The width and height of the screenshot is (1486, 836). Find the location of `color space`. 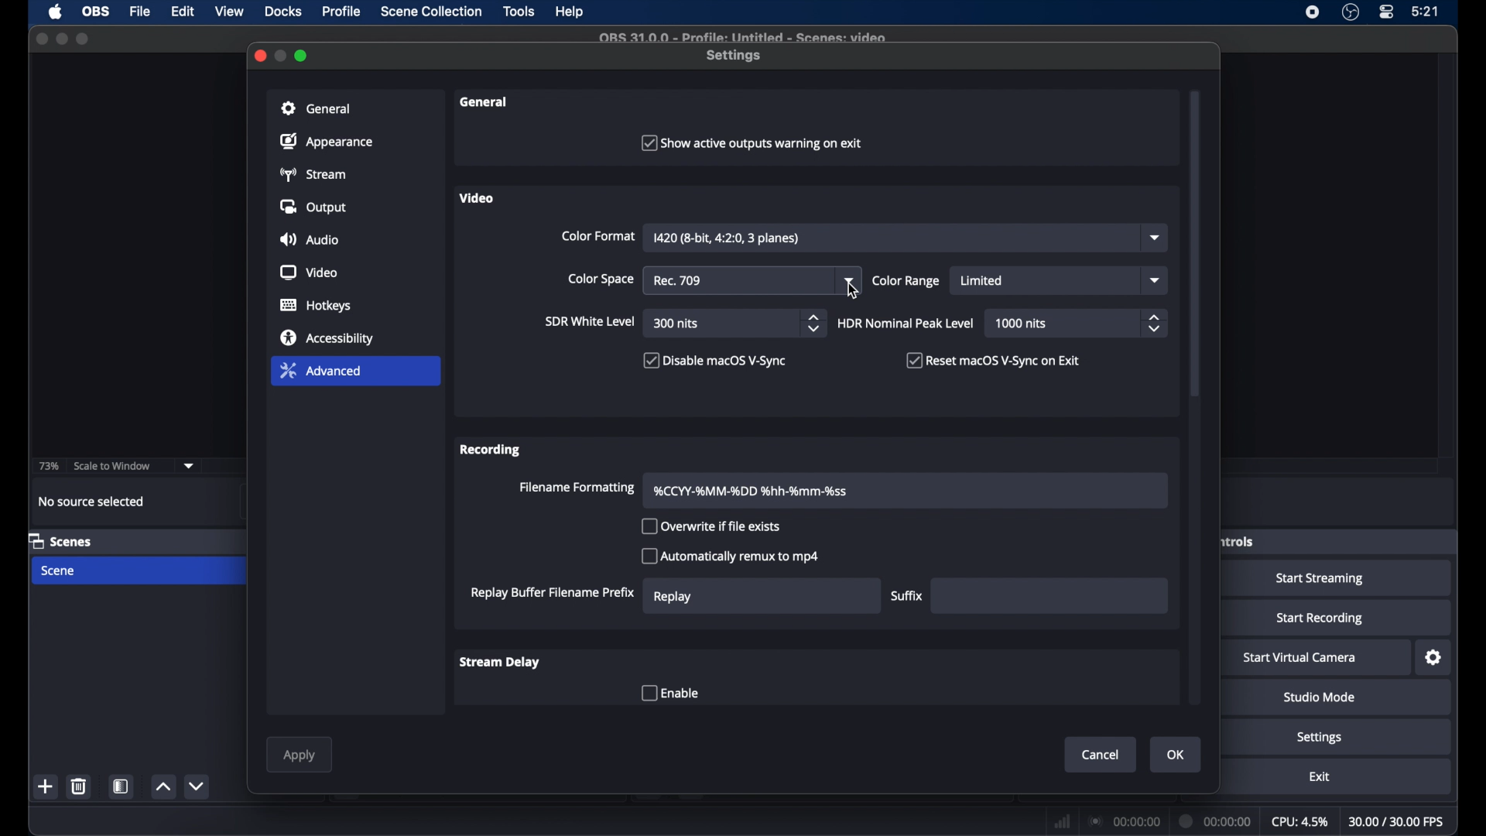

color space is located at coordinates (600, 279).